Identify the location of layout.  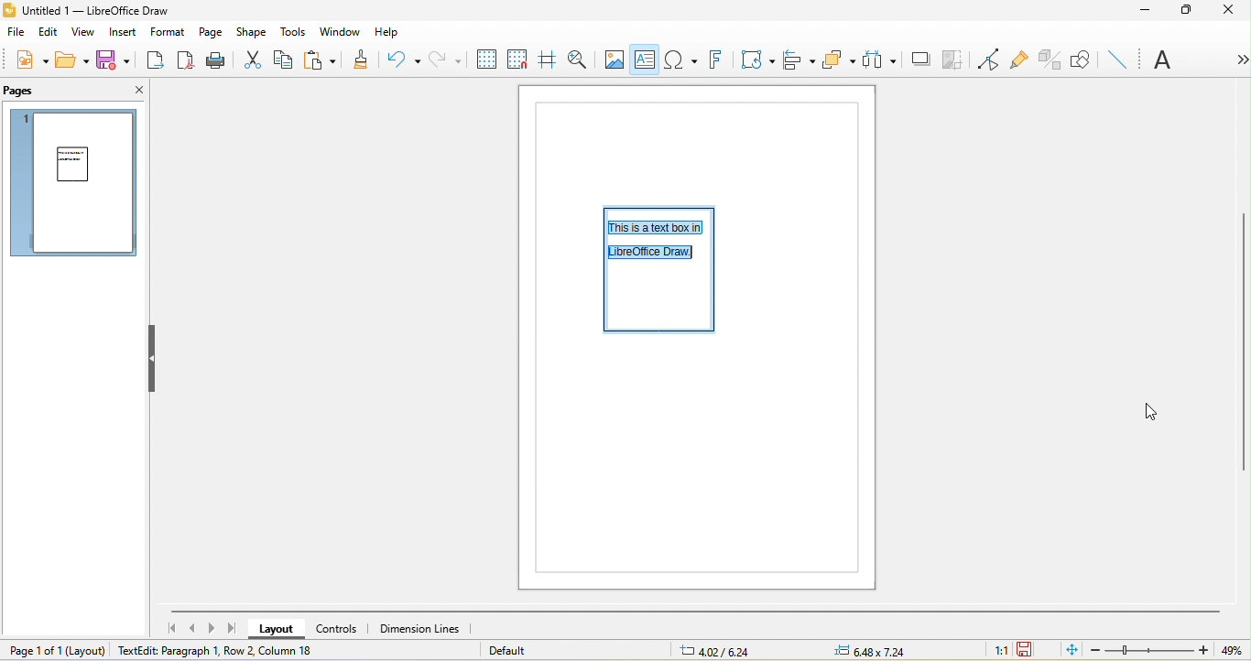
(280, 630).